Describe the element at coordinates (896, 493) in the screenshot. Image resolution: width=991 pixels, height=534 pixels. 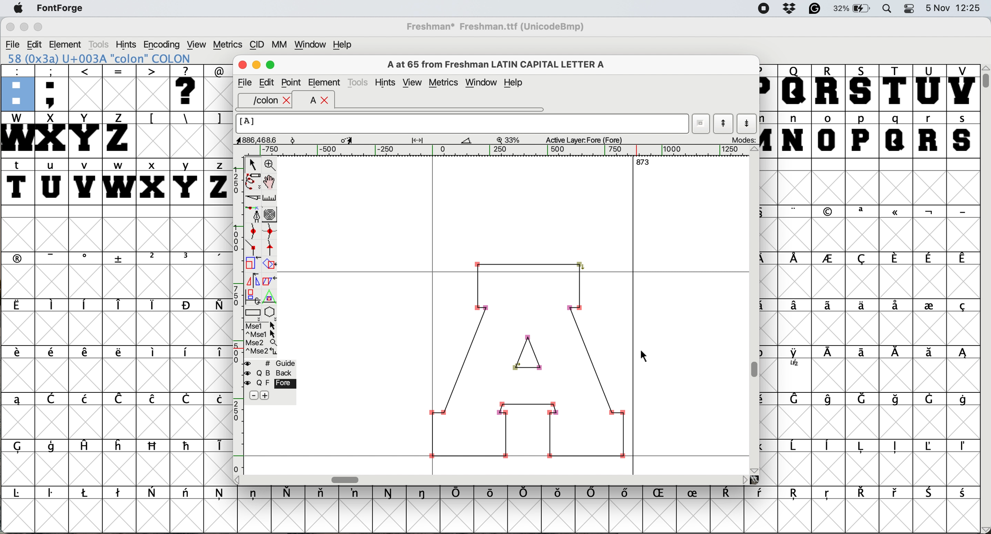
I see `symbol` at that location.